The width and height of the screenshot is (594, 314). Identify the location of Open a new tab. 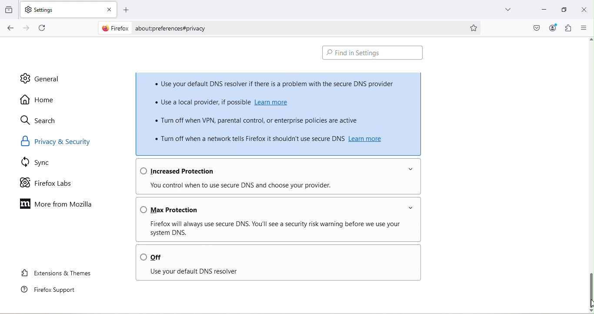
(125, 8).